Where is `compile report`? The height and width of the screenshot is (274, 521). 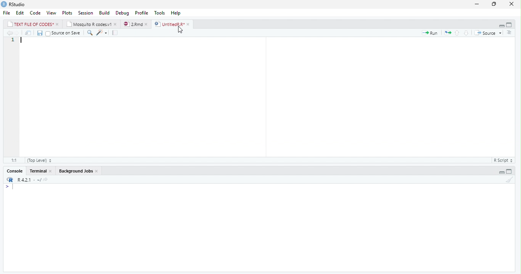 compile report is located at coordinates (116, 32).